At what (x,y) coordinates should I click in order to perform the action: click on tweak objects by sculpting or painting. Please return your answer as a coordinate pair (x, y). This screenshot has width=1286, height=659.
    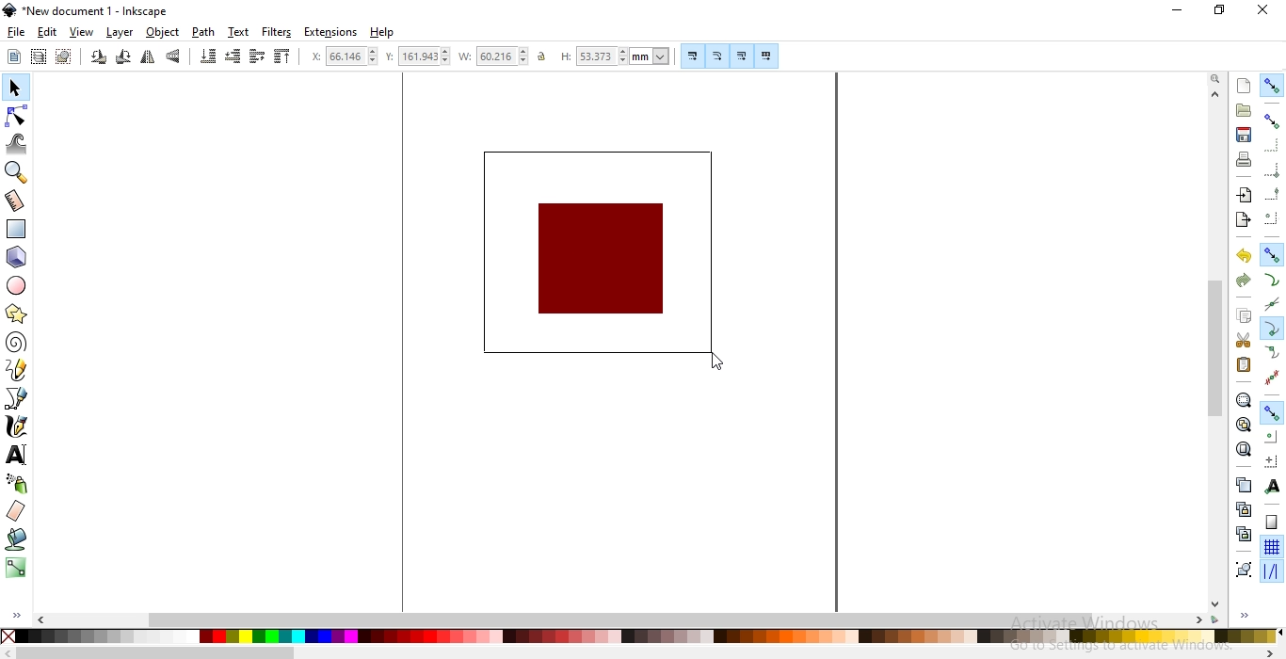
    Looking at the image, I should click on (19, 143).